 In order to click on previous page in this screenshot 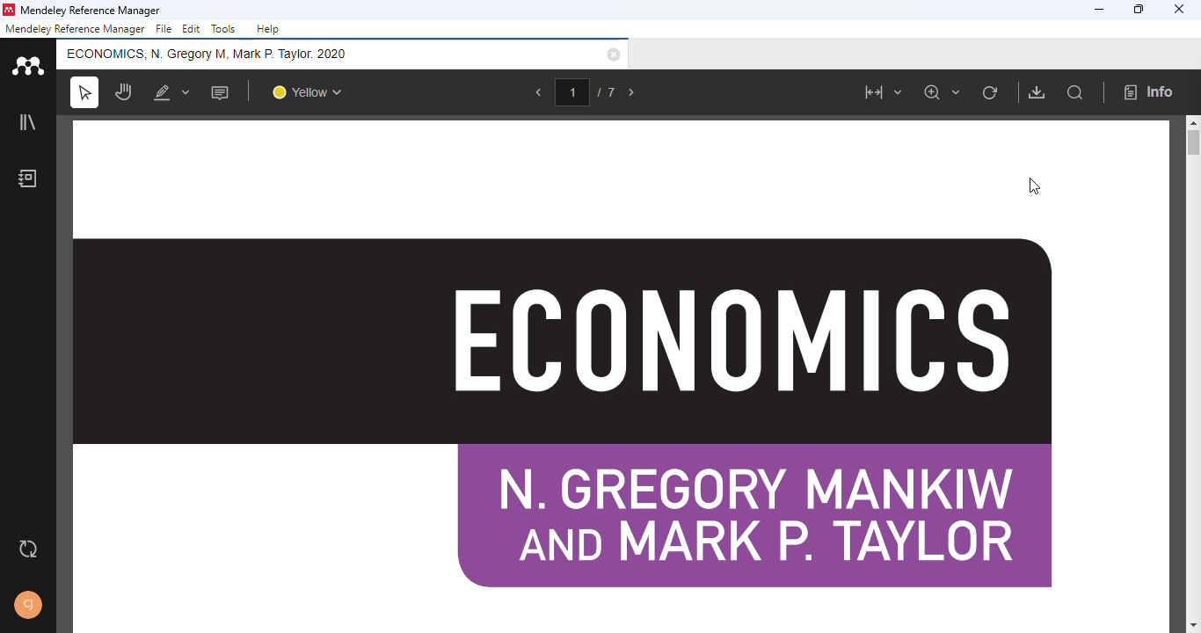, I will do `click(539, 92)`.